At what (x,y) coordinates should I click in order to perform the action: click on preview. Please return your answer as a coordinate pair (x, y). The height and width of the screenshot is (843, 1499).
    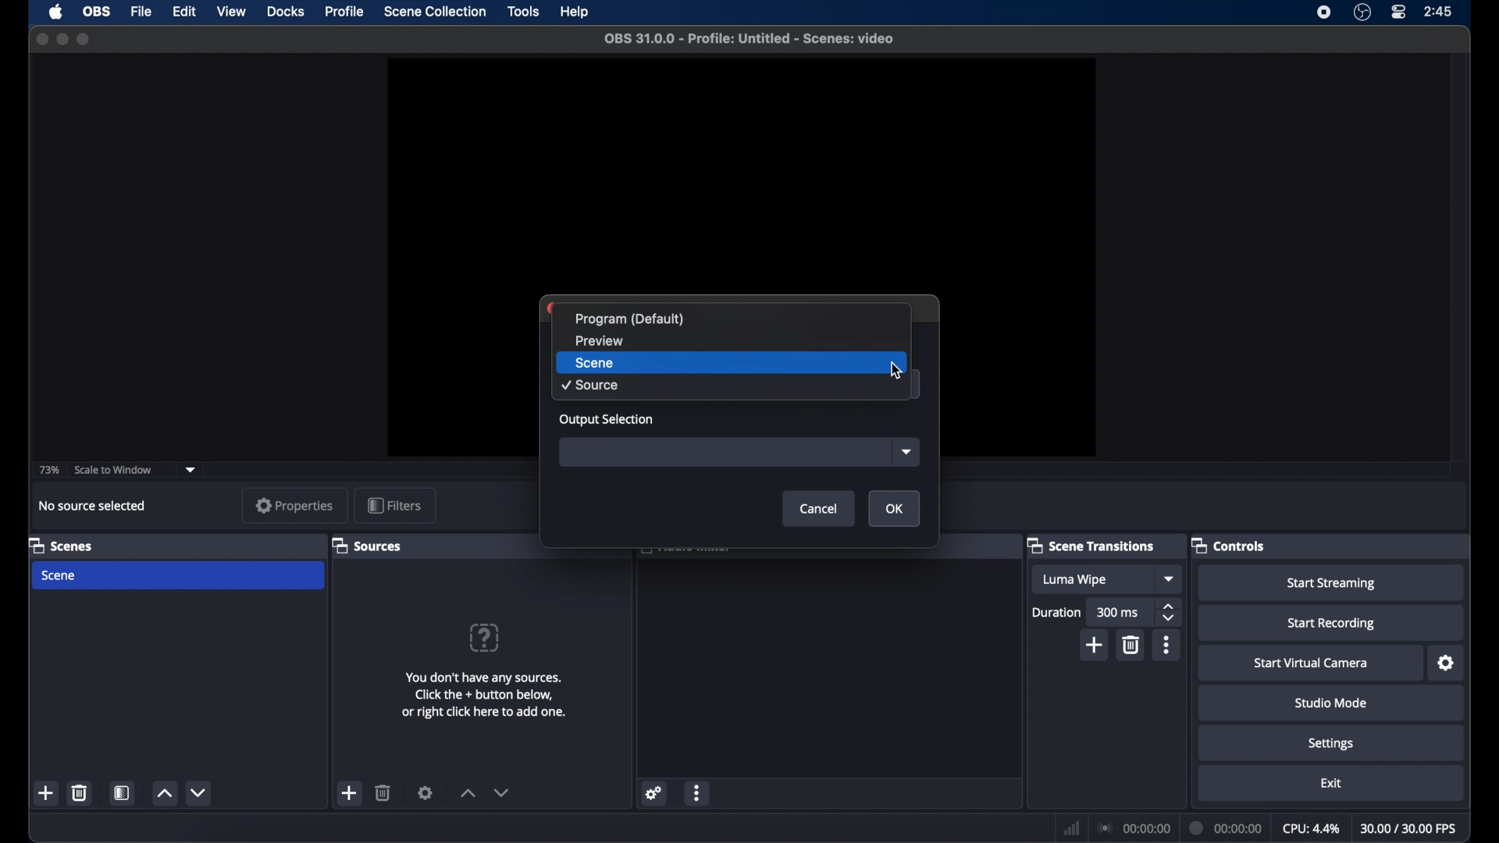
    Looking at the image, I should click on (732, 341).